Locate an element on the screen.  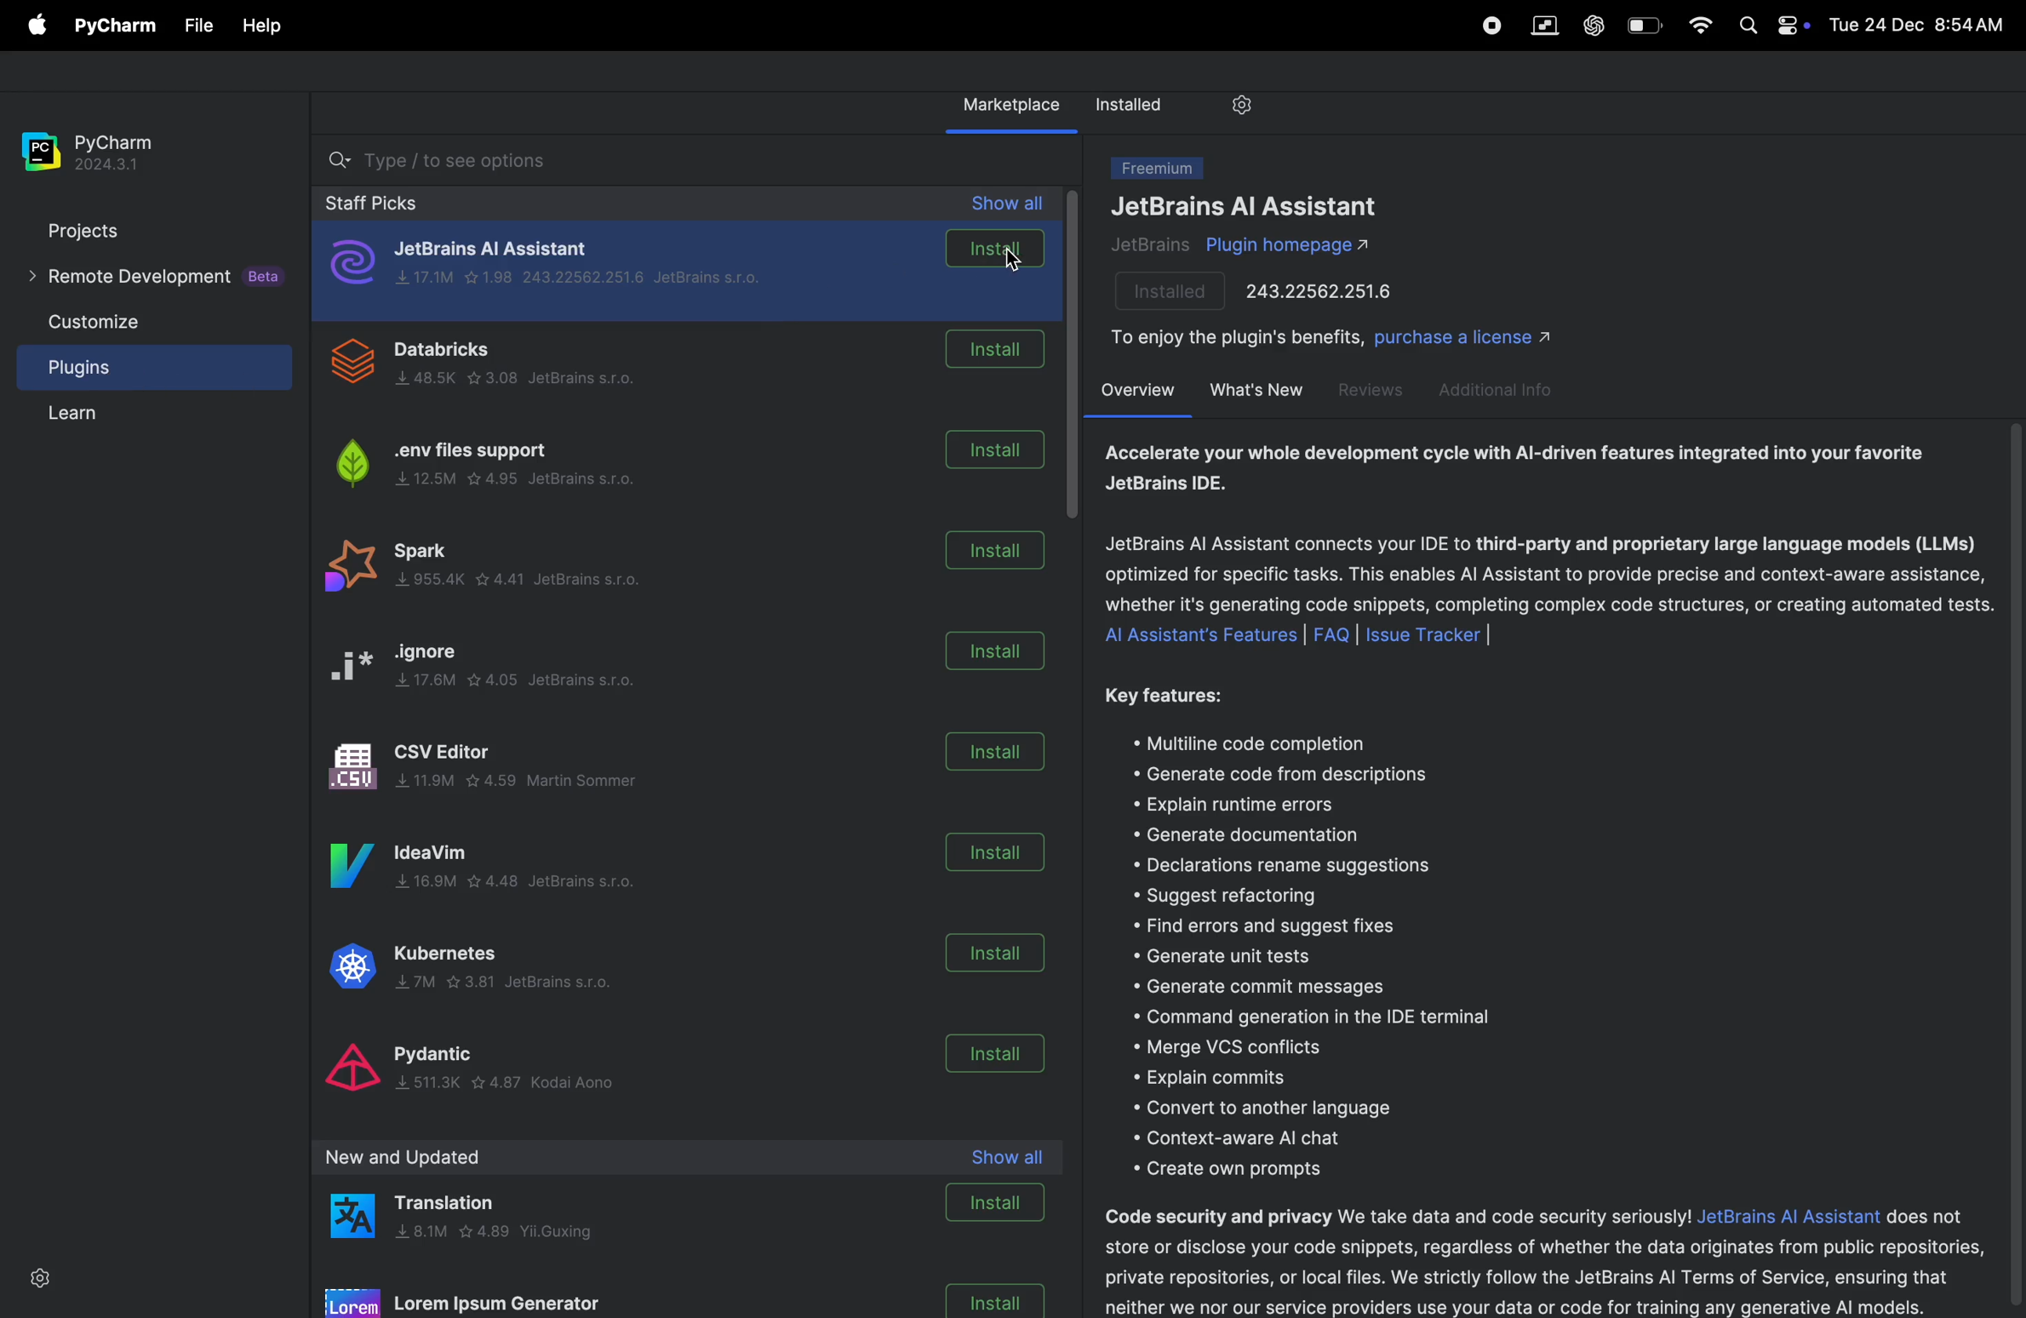
install is located at coordinates (996, 847).